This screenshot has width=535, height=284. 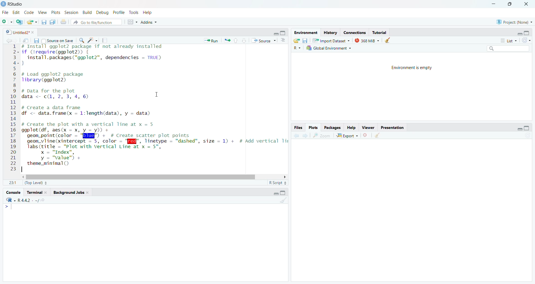 I want to click on File, so click(x=6, y=12).